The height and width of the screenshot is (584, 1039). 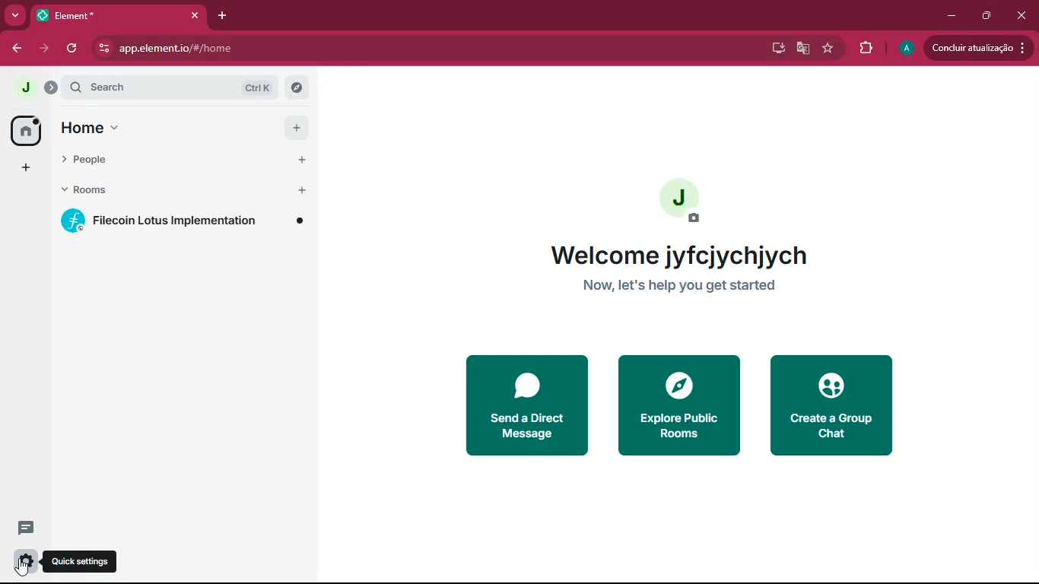 I want to click on explore public rooms, so click(x=678, y=405).